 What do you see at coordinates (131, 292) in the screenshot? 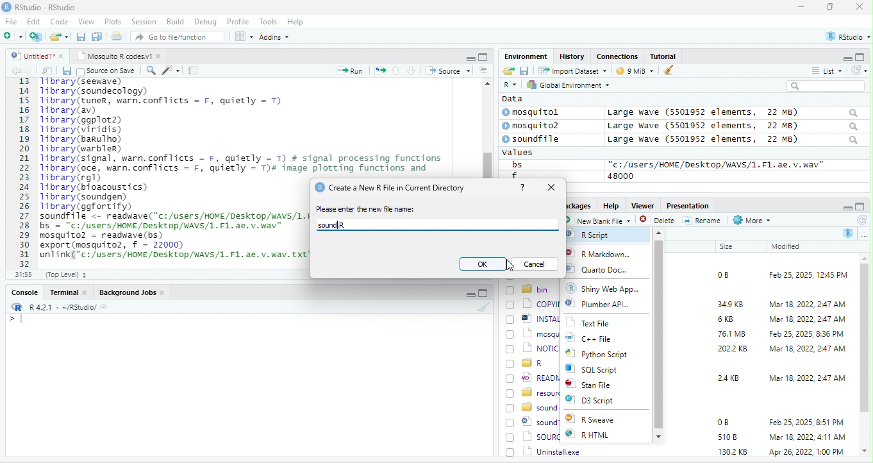
I see `Background Jobs` at bounding box center [131, 292].